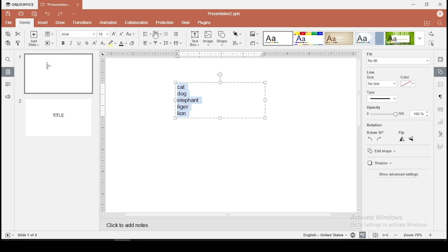  I want to click on rotation, so click(375, 125).